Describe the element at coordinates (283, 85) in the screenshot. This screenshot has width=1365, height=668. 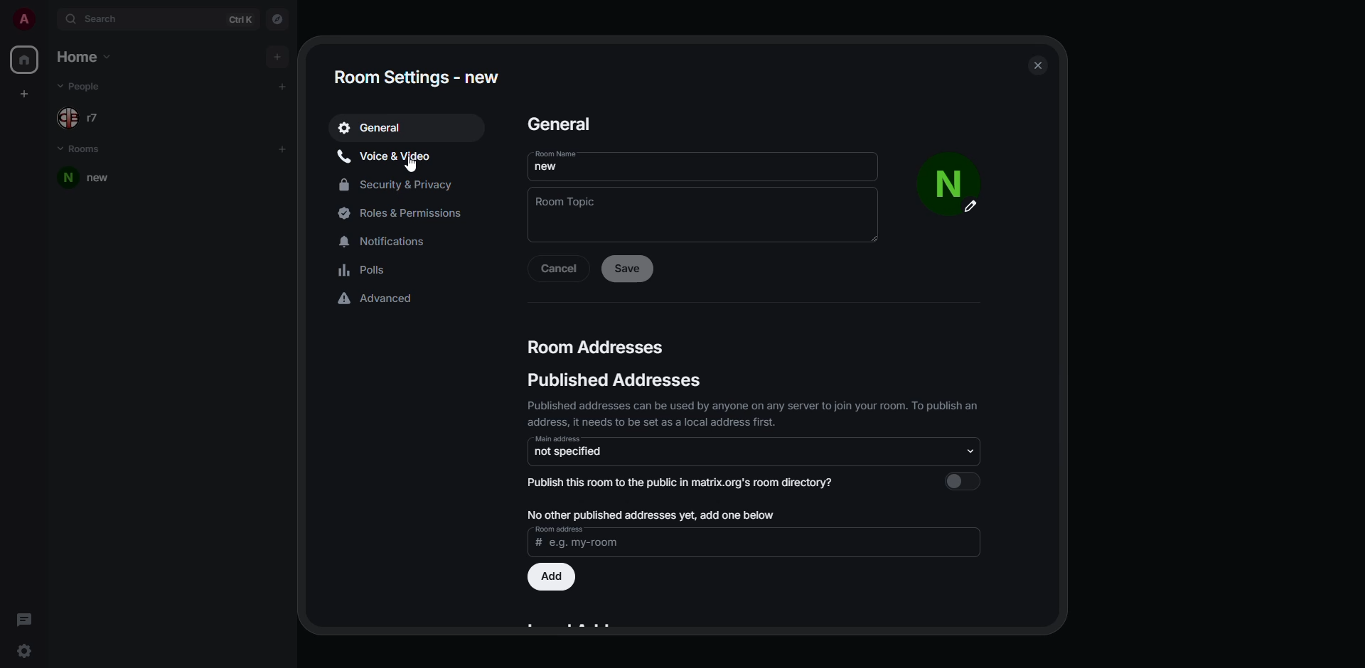
I see `add` at that location.